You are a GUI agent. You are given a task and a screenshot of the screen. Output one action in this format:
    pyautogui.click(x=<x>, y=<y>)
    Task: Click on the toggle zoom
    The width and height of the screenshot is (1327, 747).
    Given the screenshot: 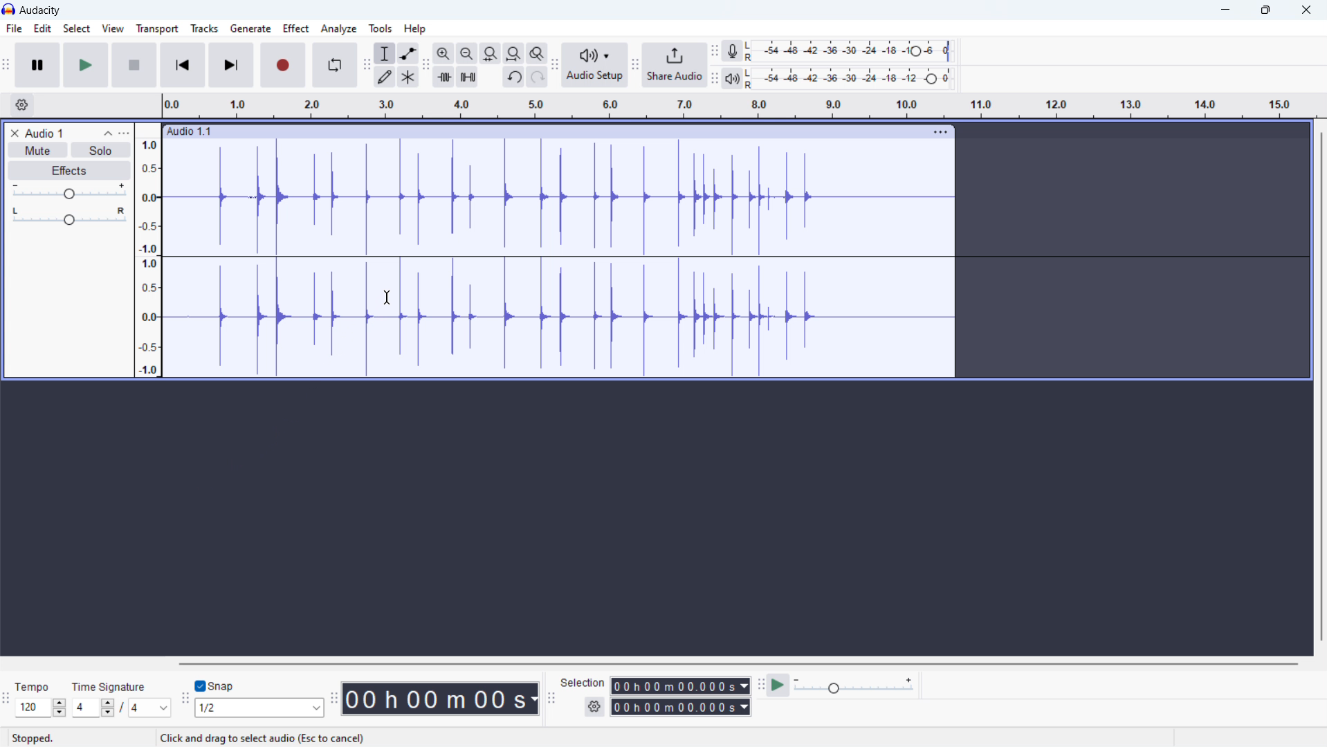 What is the action you would take?
    pyautogui.click(x=538, y=53)
    